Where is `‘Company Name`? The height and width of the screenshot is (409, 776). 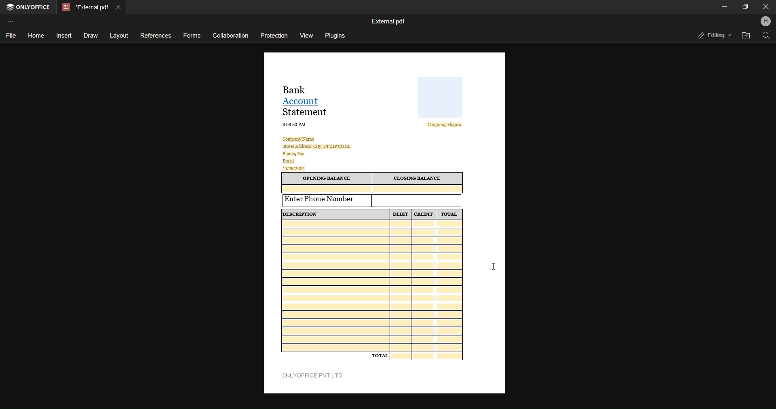 ‘Company Name is located at coordinates (300, 139).